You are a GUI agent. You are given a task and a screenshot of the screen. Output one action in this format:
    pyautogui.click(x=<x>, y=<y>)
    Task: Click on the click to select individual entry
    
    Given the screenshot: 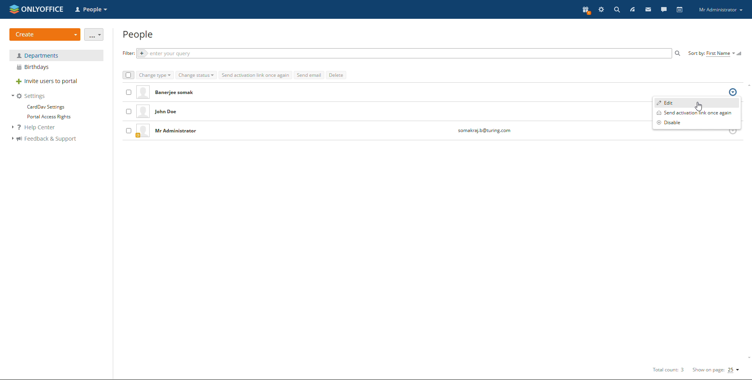 What is the action you would take?
    pyautogui.click(x=129, y=91)
    